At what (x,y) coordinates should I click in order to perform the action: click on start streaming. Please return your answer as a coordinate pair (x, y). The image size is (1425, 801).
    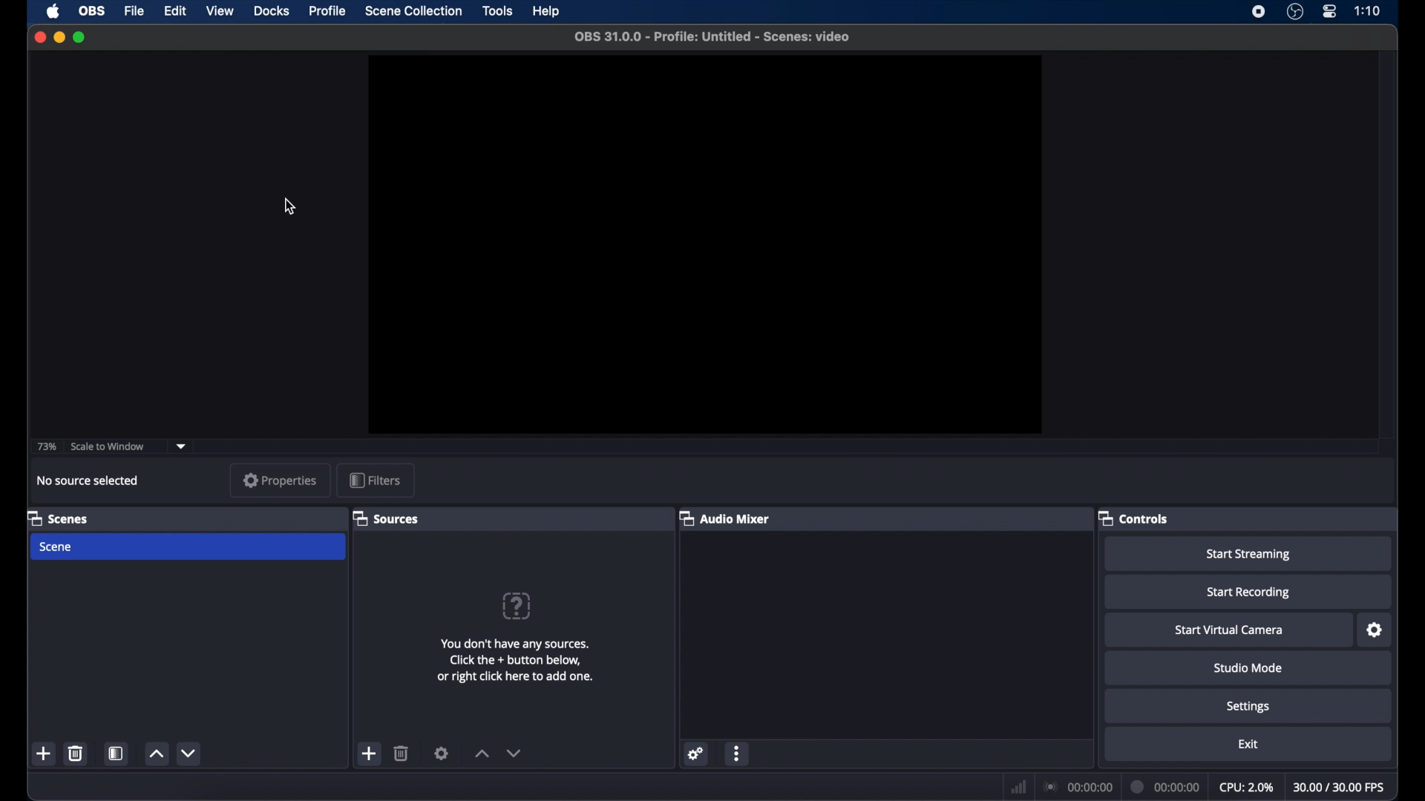
    Looking at the image, I should click on (1253, 555).